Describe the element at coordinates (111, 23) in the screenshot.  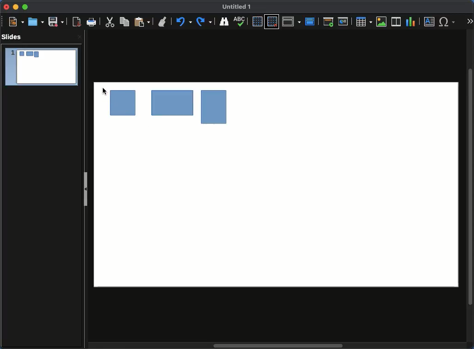
I see `Cute` at that location.